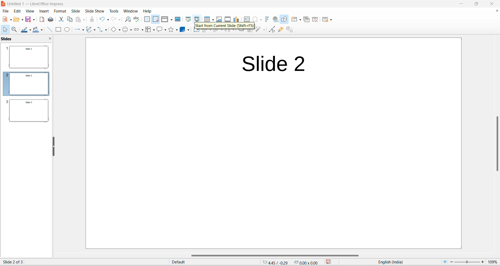  I want to click on start from first slide, so click(188, 19).